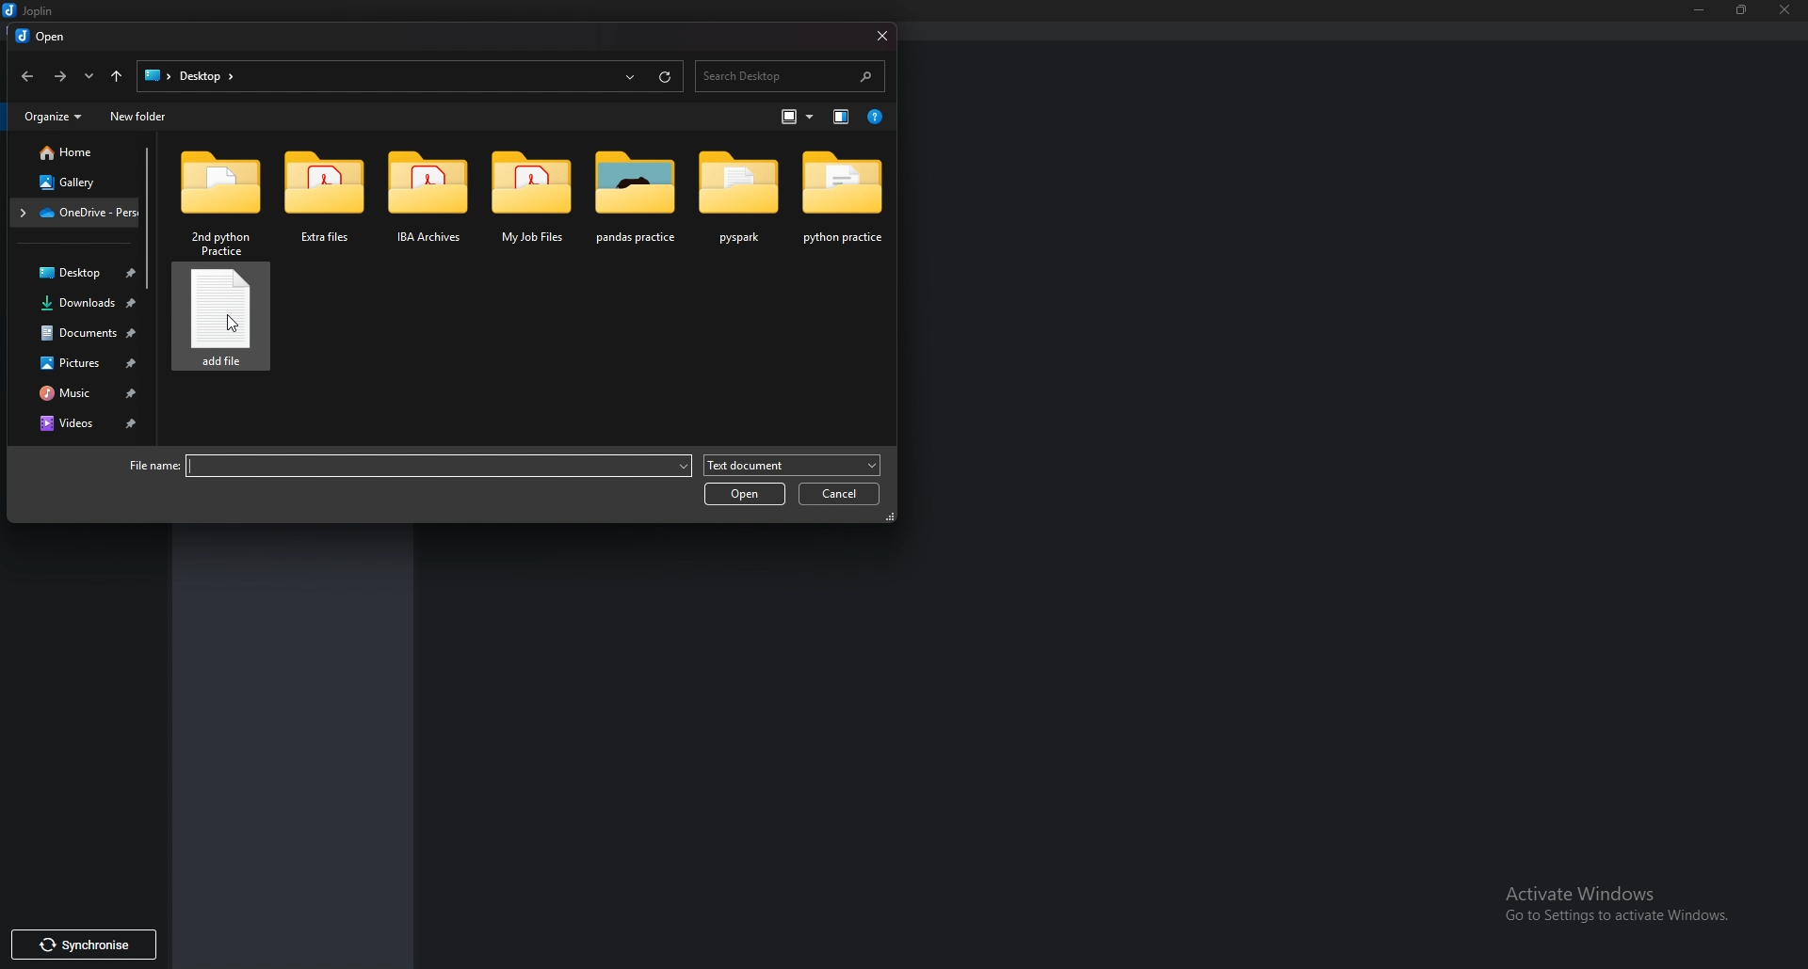  I want to click on Folder, so click(79, 213).